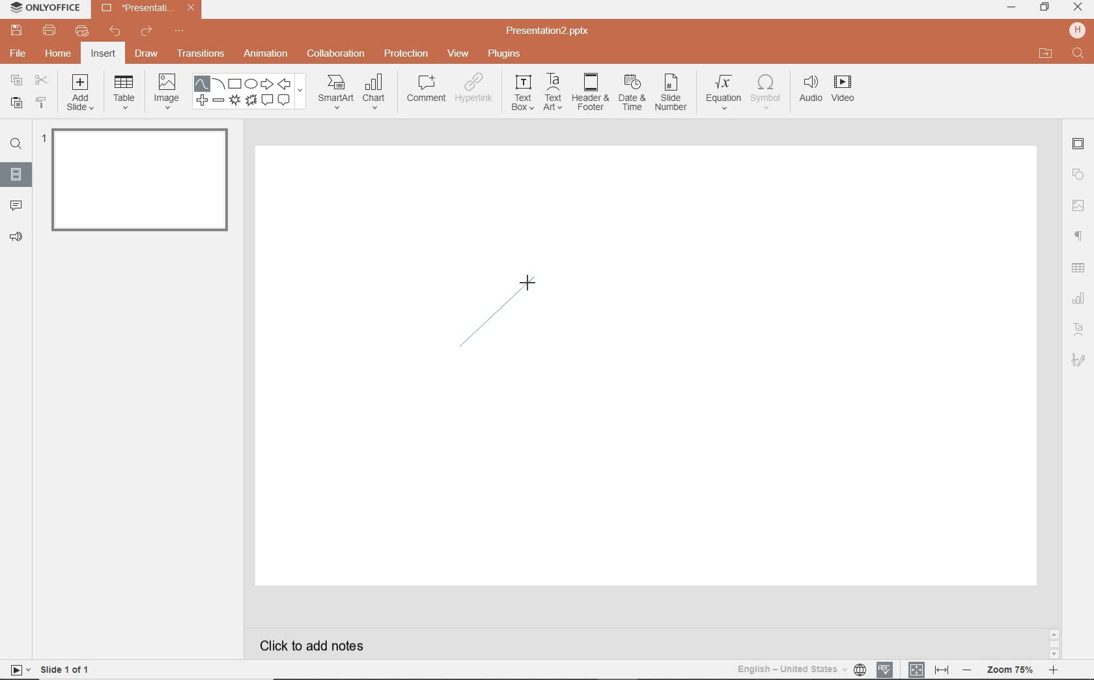 This screenshot has height=680, width=1094. What do you see at coordinates (425, 91) in the screenshot?
I see `COMMENT` at bounding box center [425, 91].